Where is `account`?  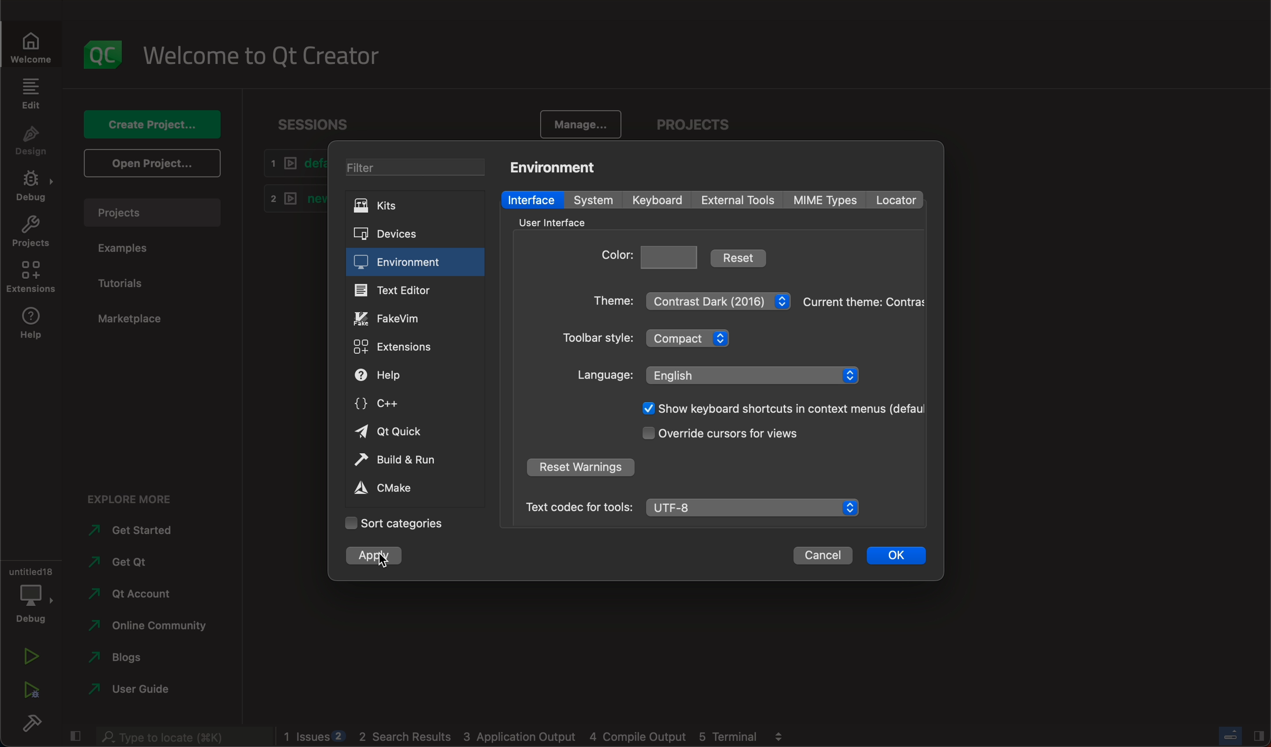
account is located at coordinates (142, 592).